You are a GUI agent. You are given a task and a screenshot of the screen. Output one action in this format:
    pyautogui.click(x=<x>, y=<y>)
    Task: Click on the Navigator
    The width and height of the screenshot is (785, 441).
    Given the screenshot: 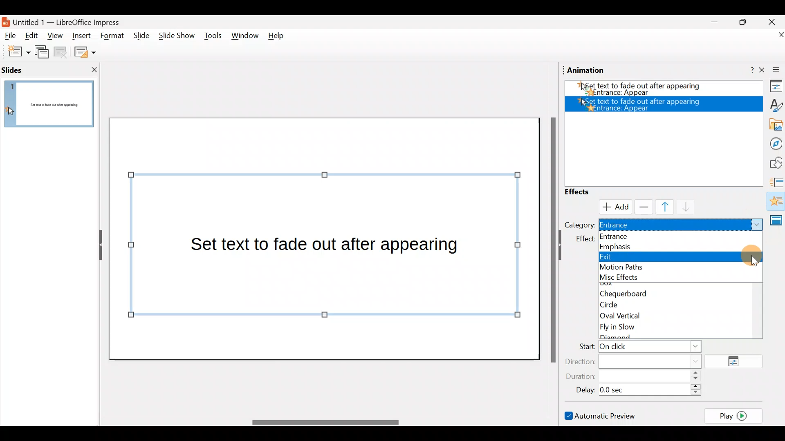 What is the action you would take?
    pyautogui.click(x=774, y=143)
    